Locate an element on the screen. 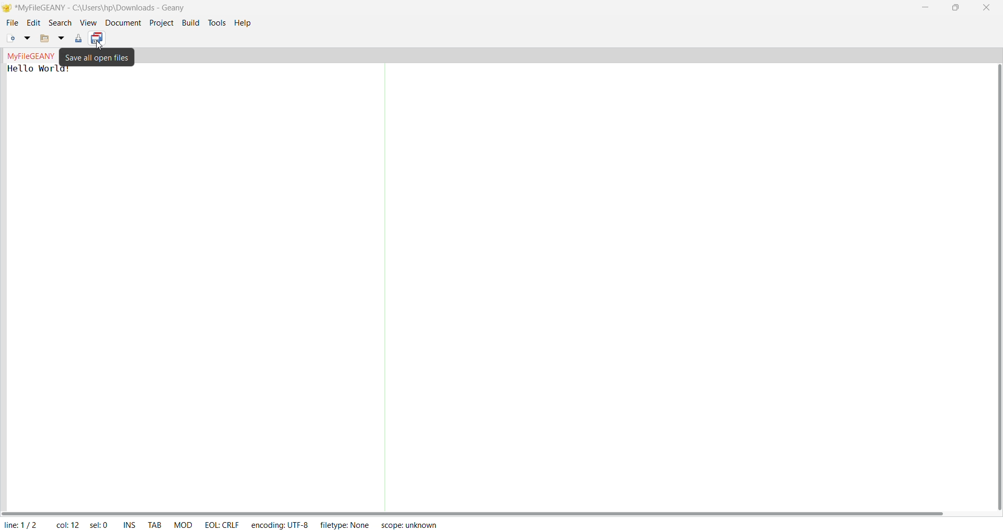 The width and height of the screenshot is (1003, 531). New File Drop Down is located at coordinates (26, 38).